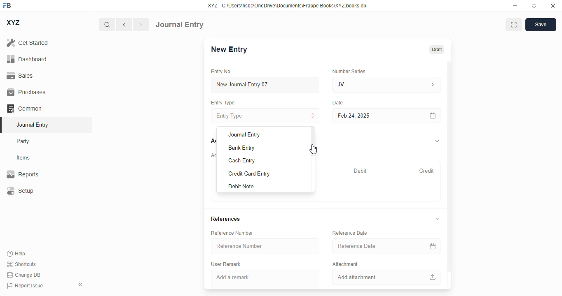  I want to click on toggle maximize, so click(534, 6).